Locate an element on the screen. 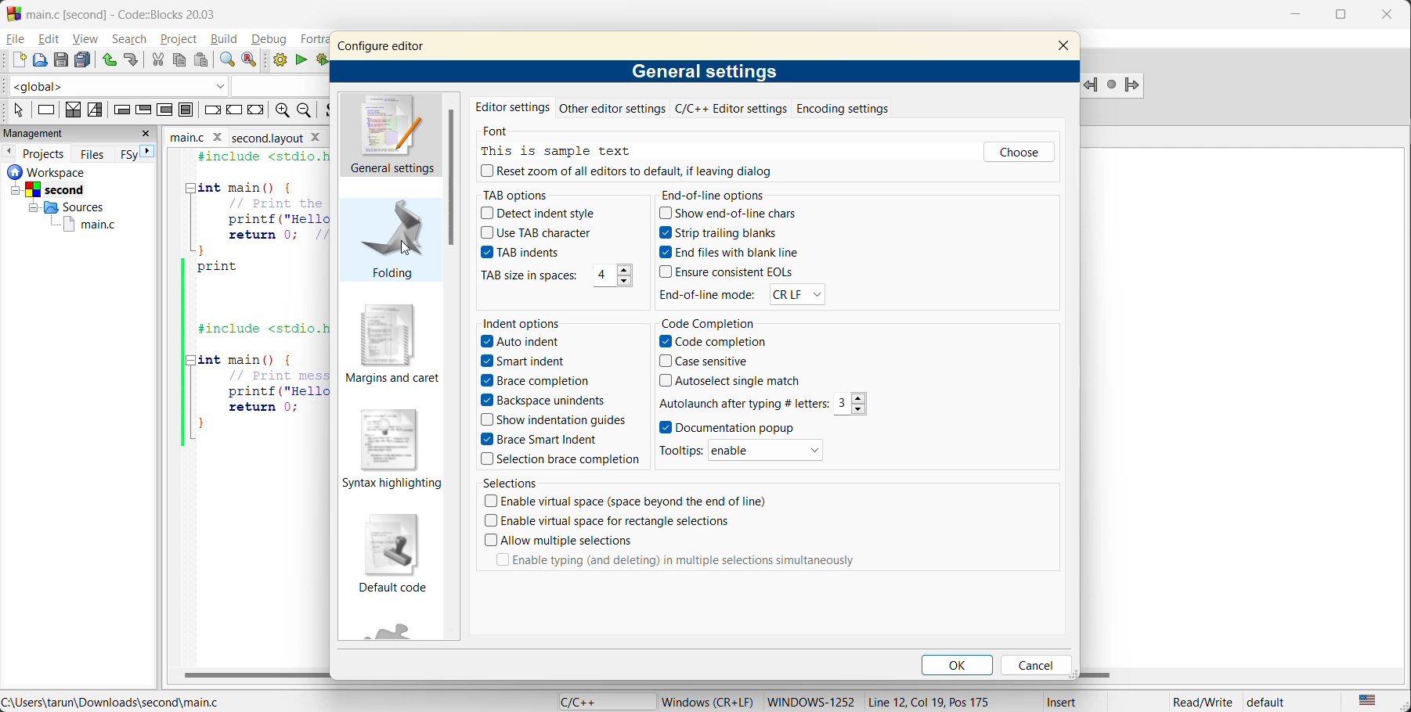 The height and width of the screenshot is (712, 1411). default is located at coordinates (1281, 703).